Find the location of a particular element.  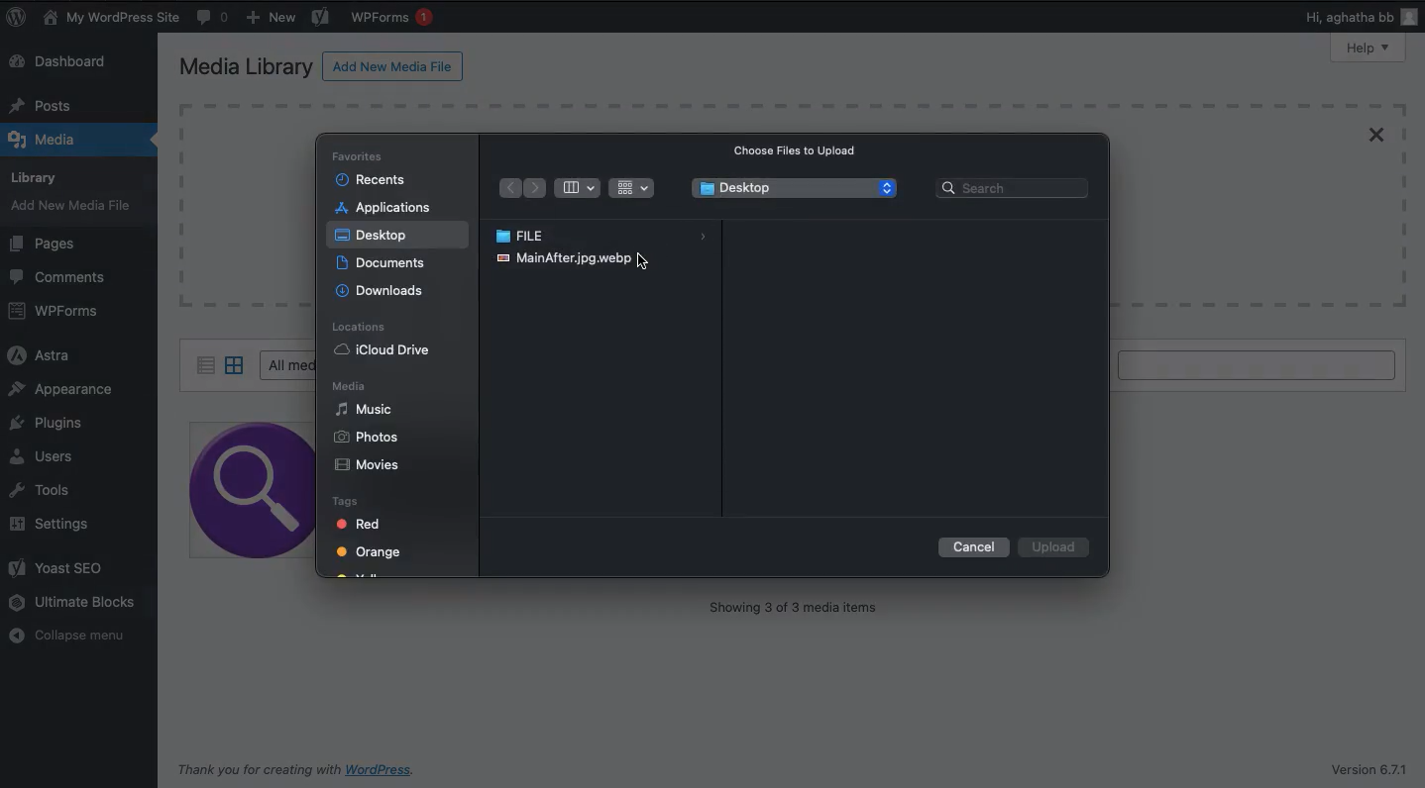

Desktop is located at coordinates (796, 187).